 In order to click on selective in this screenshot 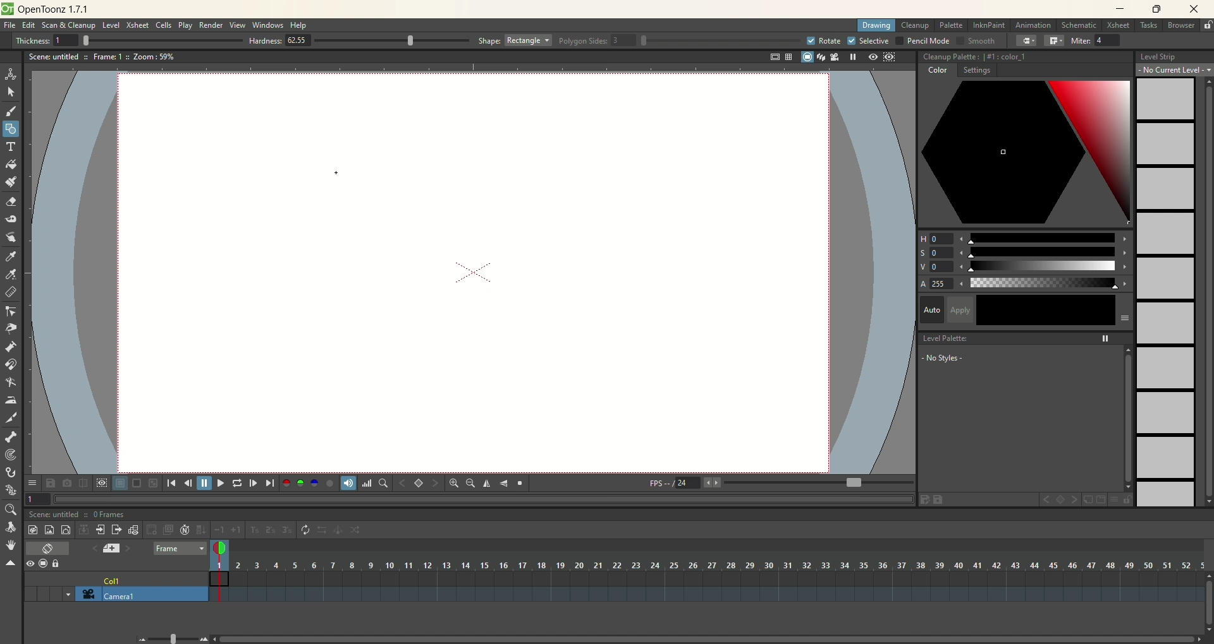, I will do `click(869, 41)`.